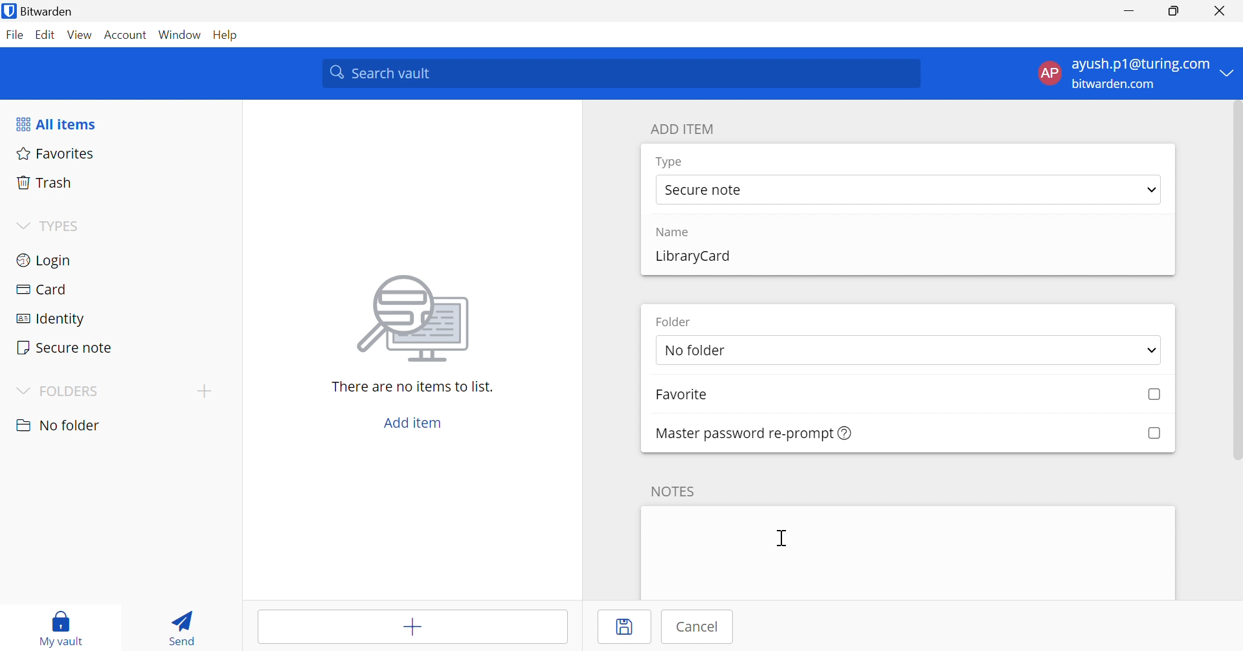 Image resolution: width=1243 pixels, height=651 pixels. I want to click on All items, so click(55, 122).